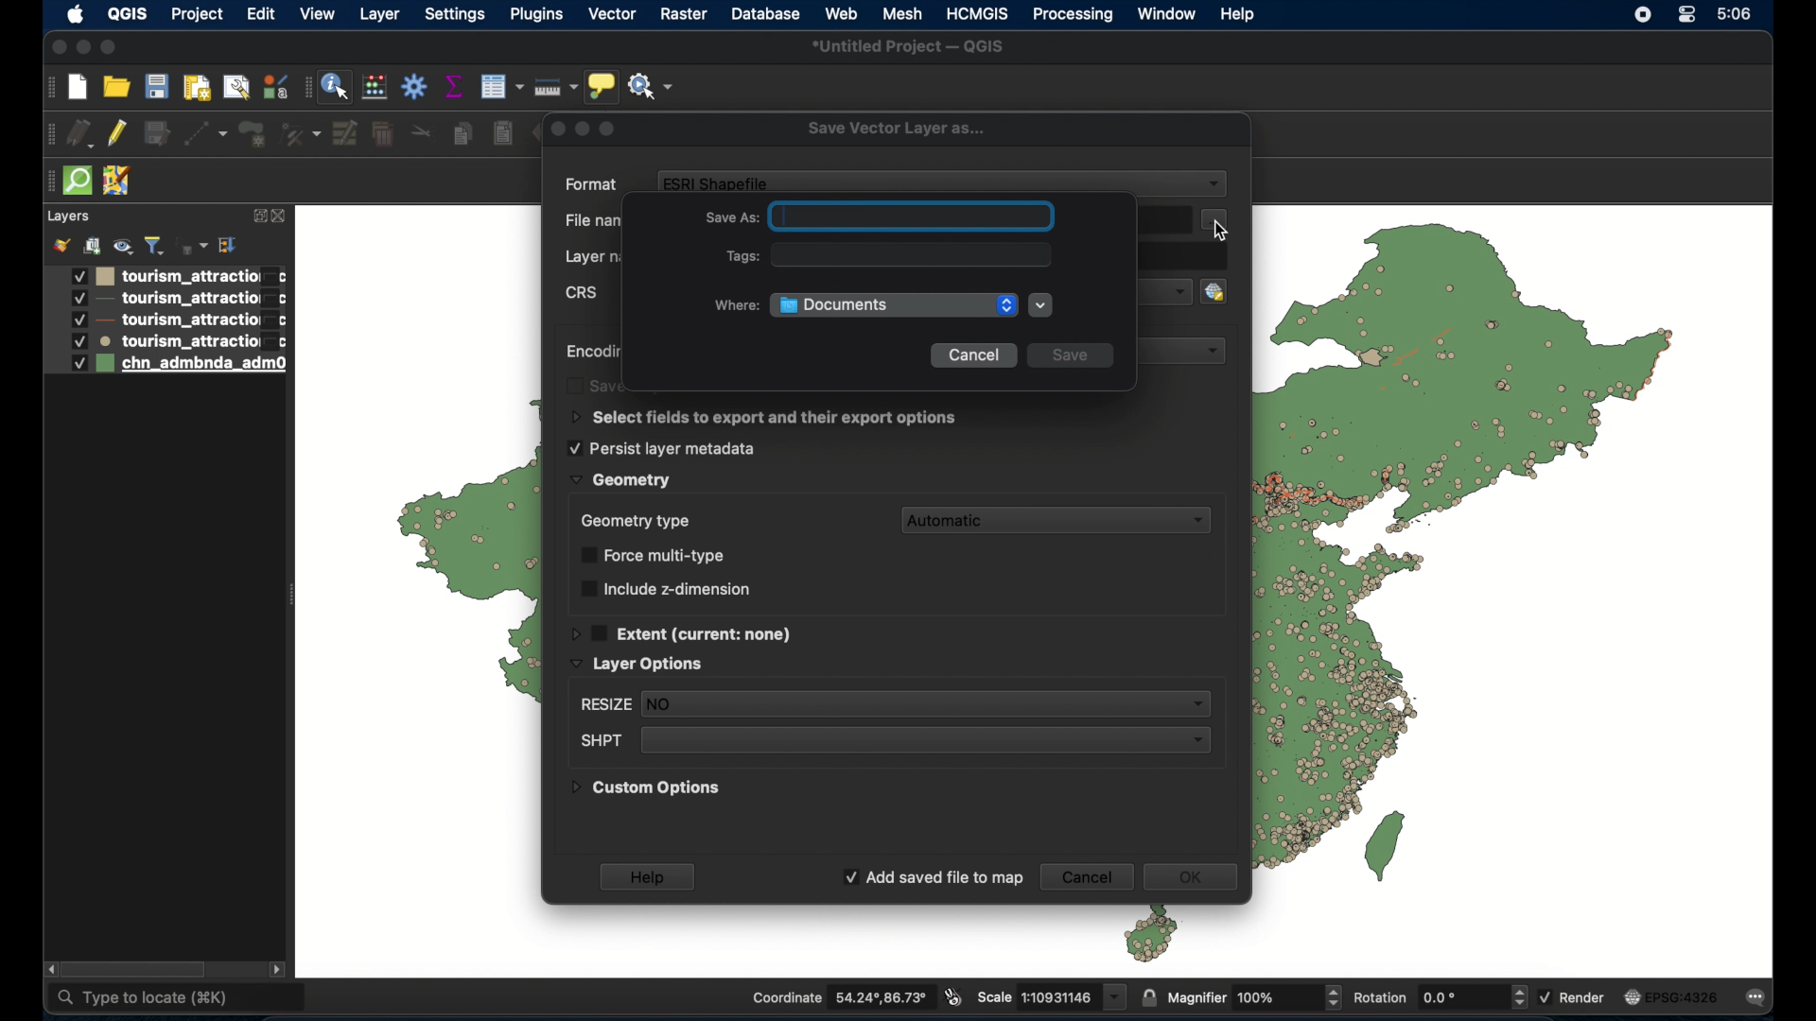  What do you see at coordinates (1086, 876) in the screenshot?
I see `cancel` at bounding box center [1086, 876].